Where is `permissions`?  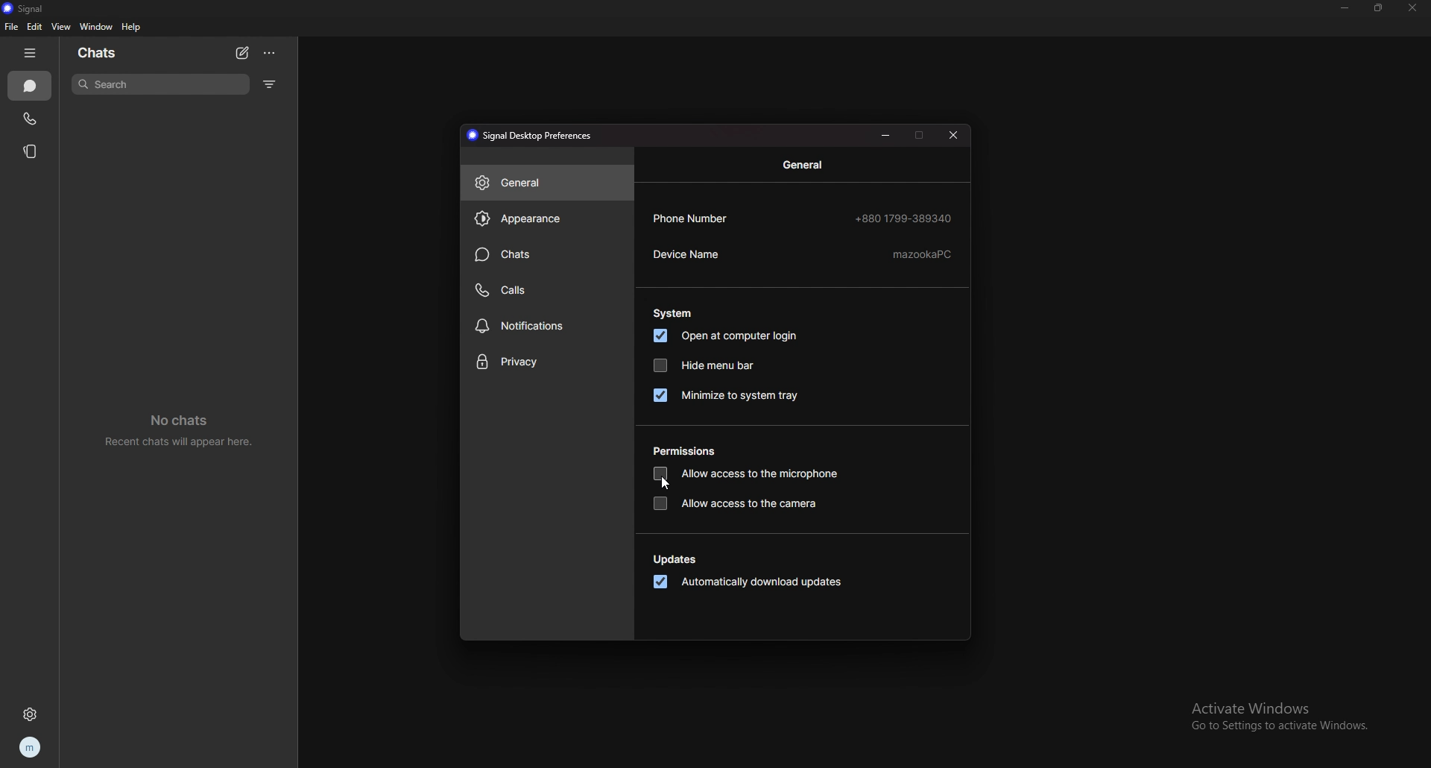
permissions is located at coordinates (685, 450).